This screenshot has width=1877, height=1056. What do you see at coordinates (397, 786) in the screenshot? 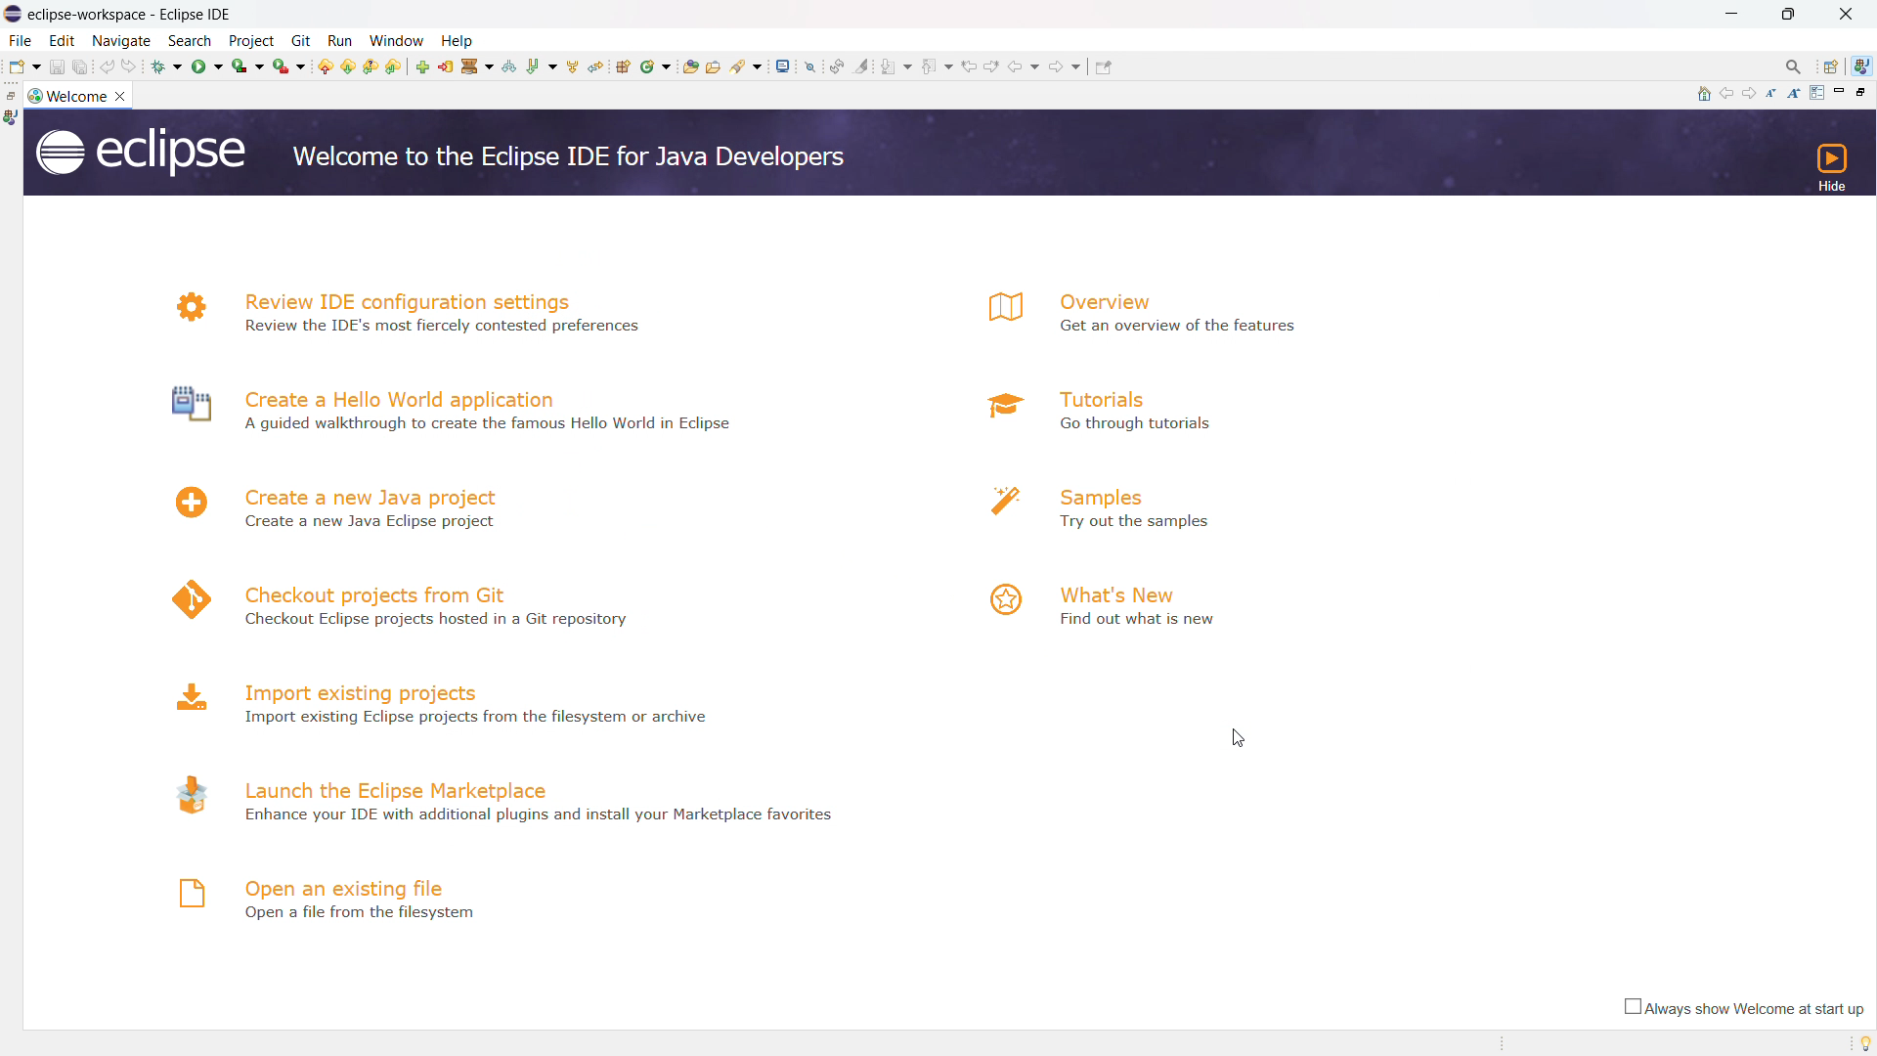
I see `launch the eclipse marketplace` at bounding box center [397, 786].